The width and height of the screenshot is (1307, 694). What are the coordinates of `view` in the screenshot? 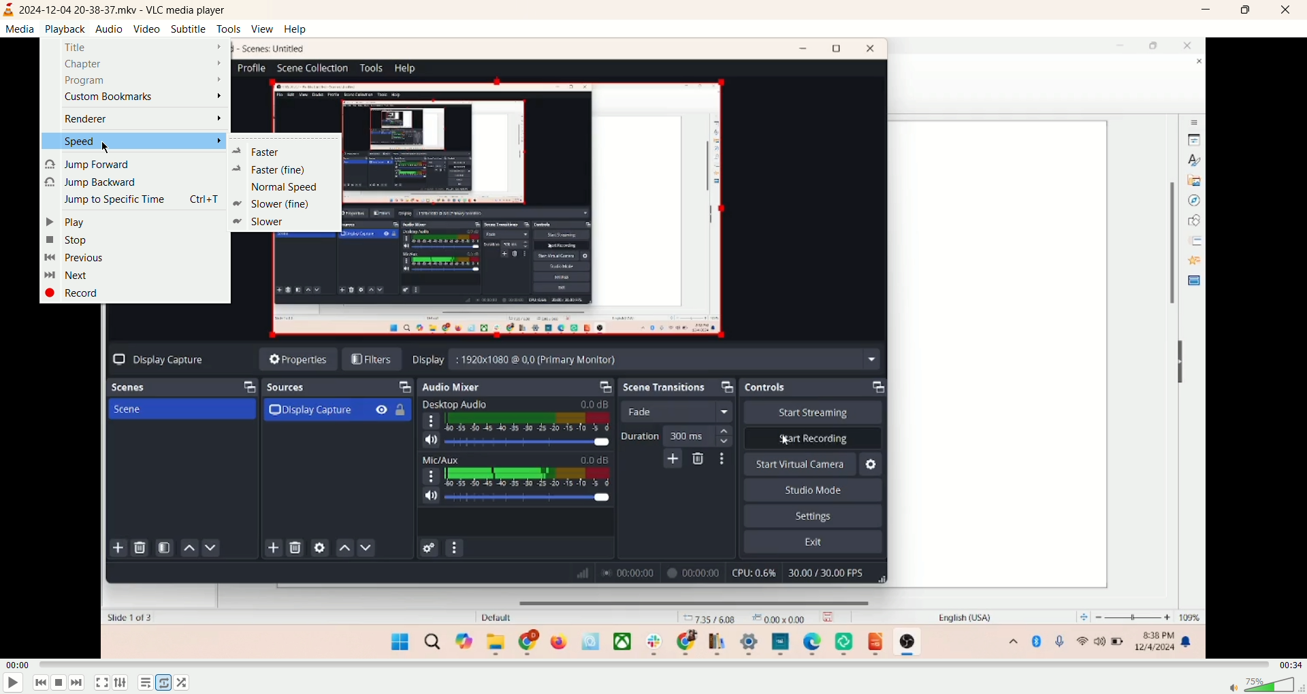 It's located at (261, 29).